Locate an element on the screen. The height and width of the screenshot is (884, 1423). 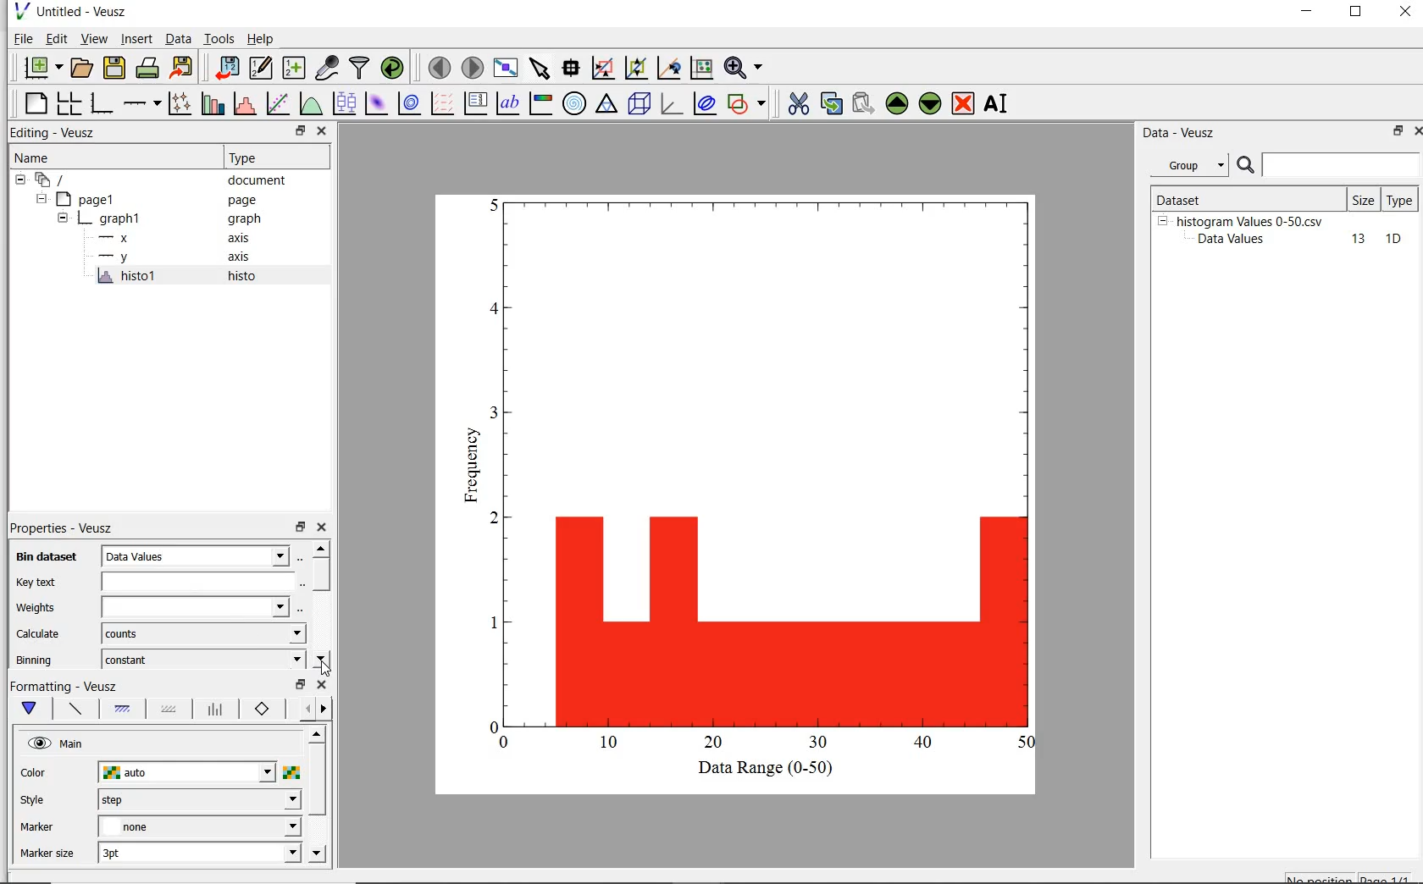
import data into veusz is located at coordinates (230, 68).